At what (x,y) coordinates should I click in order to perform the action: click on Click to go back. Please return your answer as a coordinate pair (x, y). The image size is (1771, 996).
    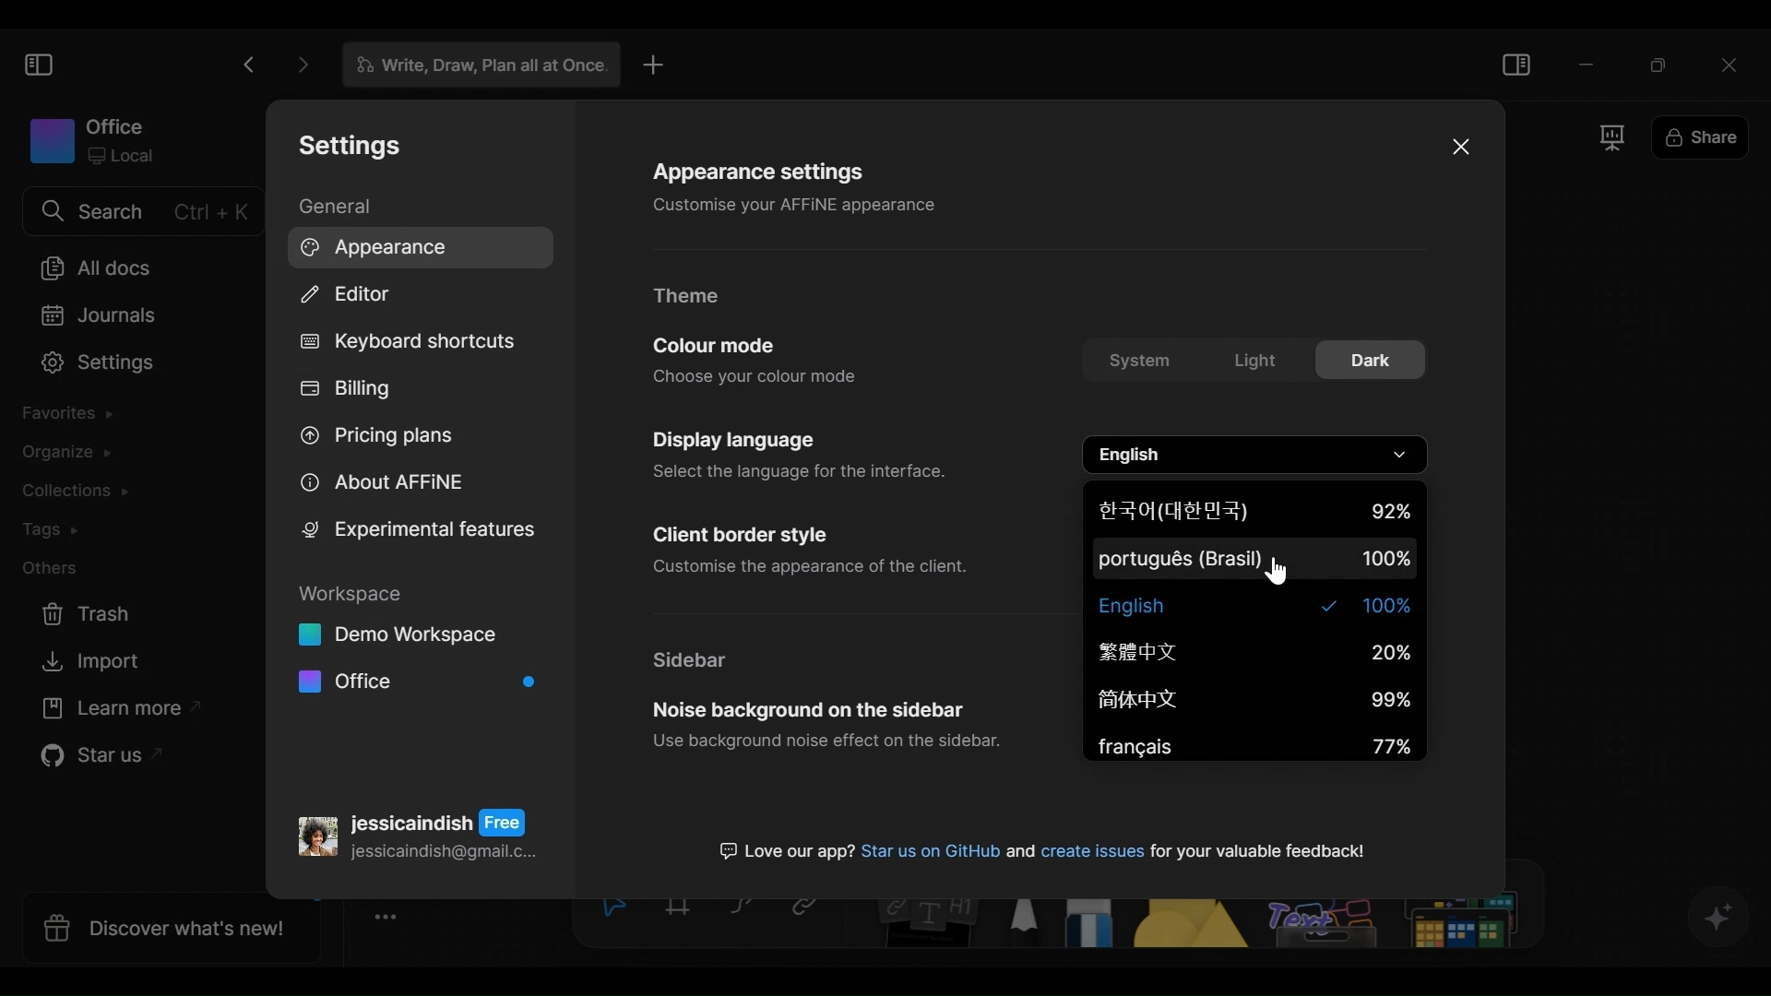
    Looking at the image, I should click on (248, 65).